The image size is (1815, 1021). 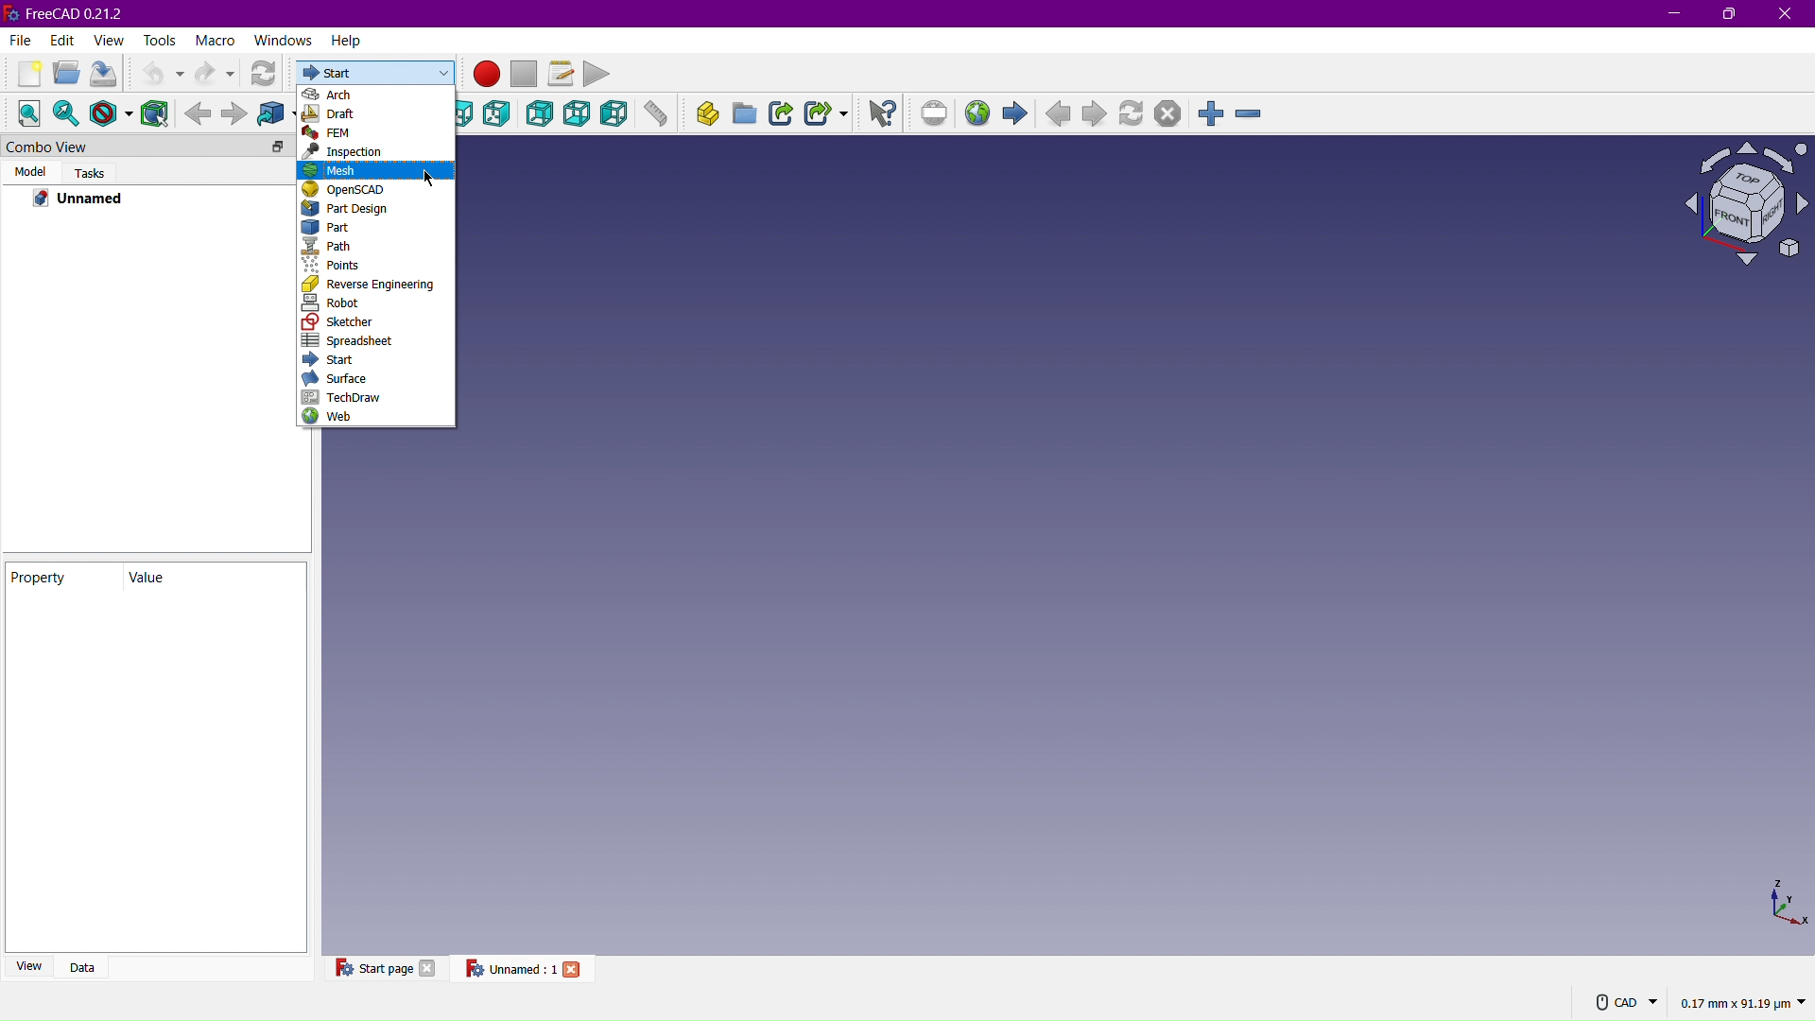 I want to click on Tasks, so click(x=89, y=172).